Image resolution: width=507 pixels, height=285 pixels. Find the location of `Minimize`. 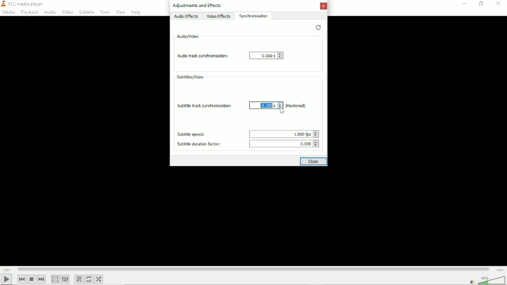

Minimize is located at coordinates (464, 3).